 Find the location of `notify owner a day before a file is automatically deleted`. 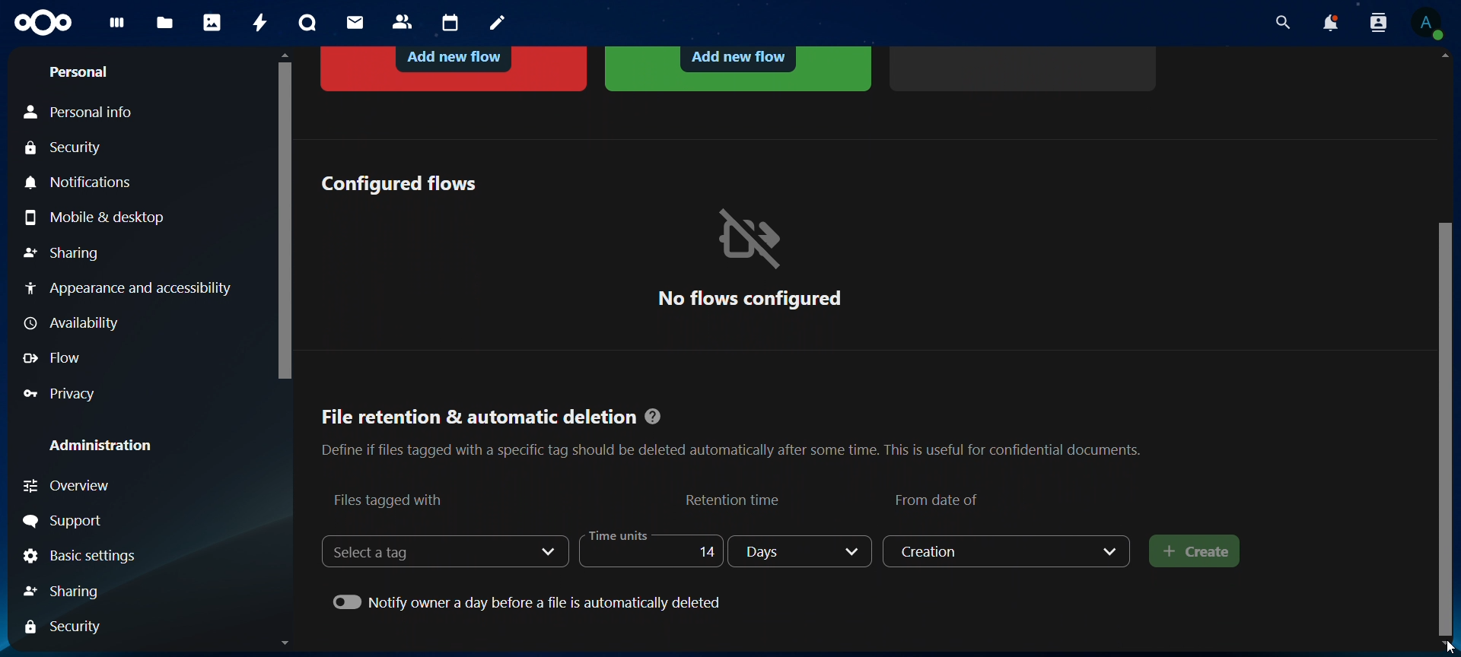

notify owner a day before a file is automatically deleted is located at coordinates (530, 601).